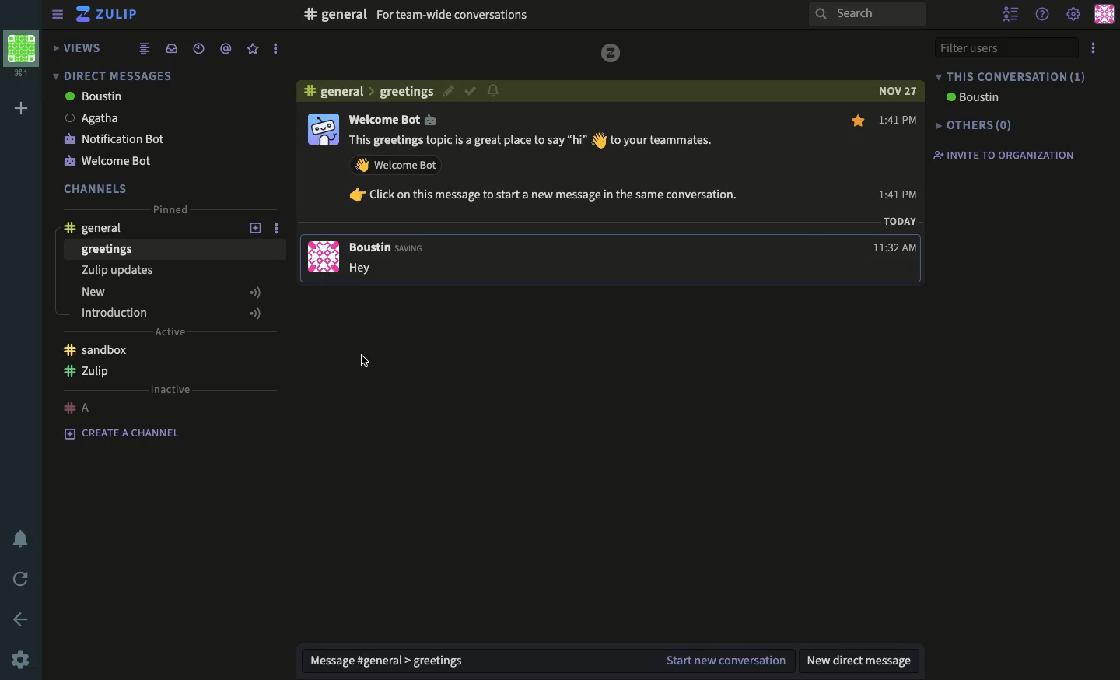  I want to click on NOV 23, so click(895, 89).